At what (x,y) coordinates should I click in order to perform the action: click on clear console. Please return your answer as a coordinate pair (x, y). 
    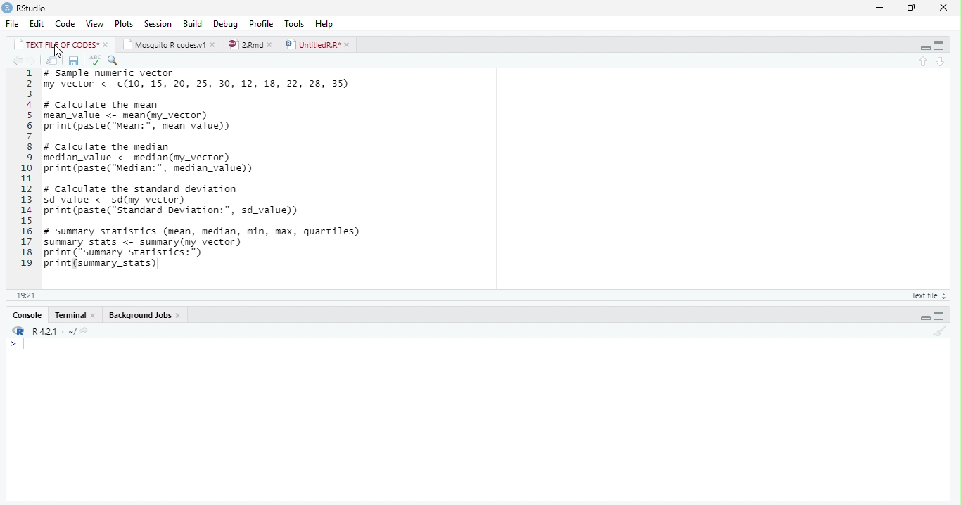
    Looking at the image, I should click on (940, 331).